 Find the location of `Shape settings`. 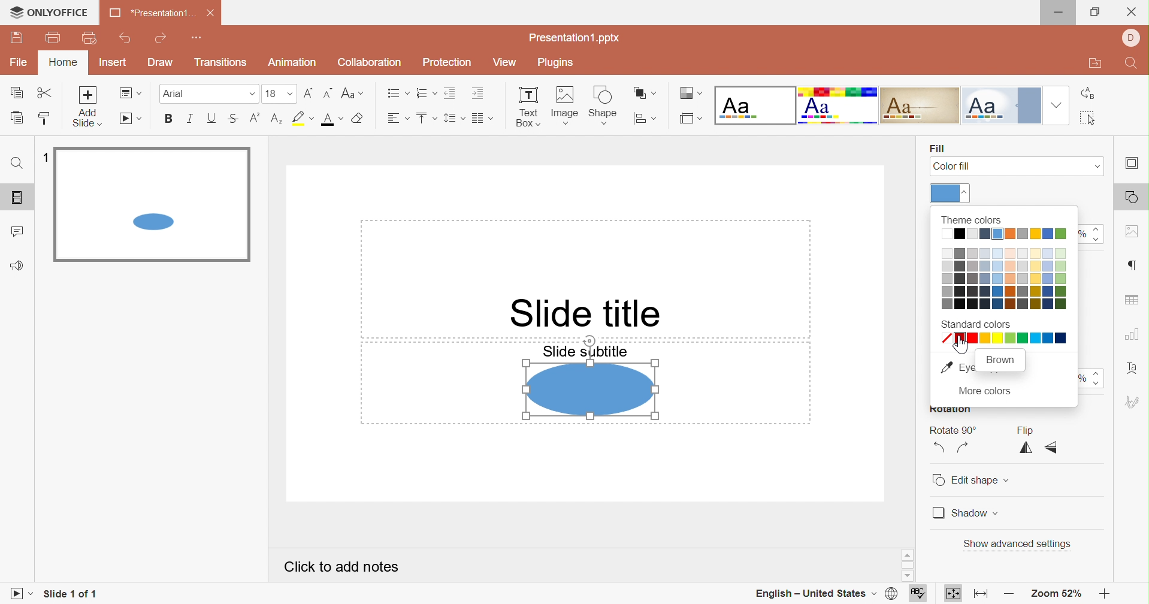

Shape settings is located at coordinates (1130, 199).